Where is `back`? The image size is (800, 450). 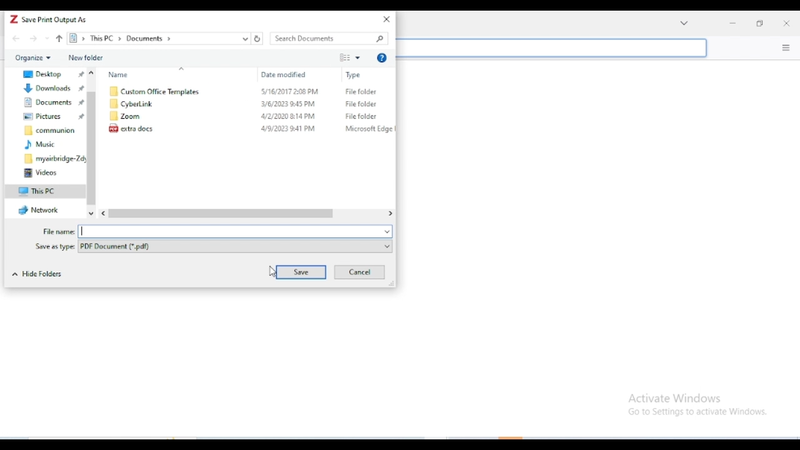 back is located at coordinates (16, 38).